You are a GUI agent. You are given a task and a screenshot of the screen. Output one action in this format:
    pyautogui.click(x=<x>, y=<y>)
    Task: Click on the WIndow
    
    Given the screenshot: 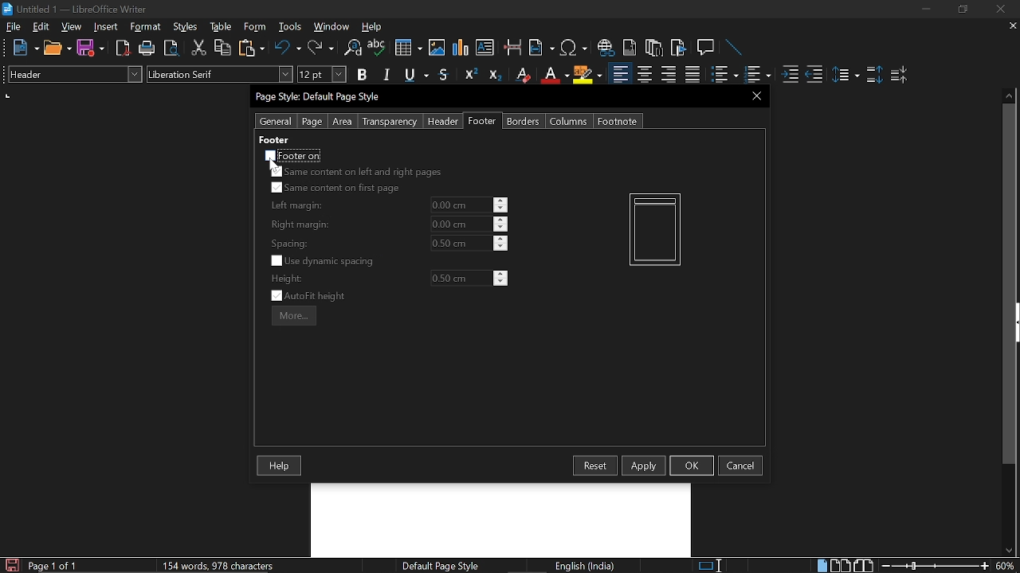 What is the action you would take?
    pyautogui.click(x=332, y=26)
    